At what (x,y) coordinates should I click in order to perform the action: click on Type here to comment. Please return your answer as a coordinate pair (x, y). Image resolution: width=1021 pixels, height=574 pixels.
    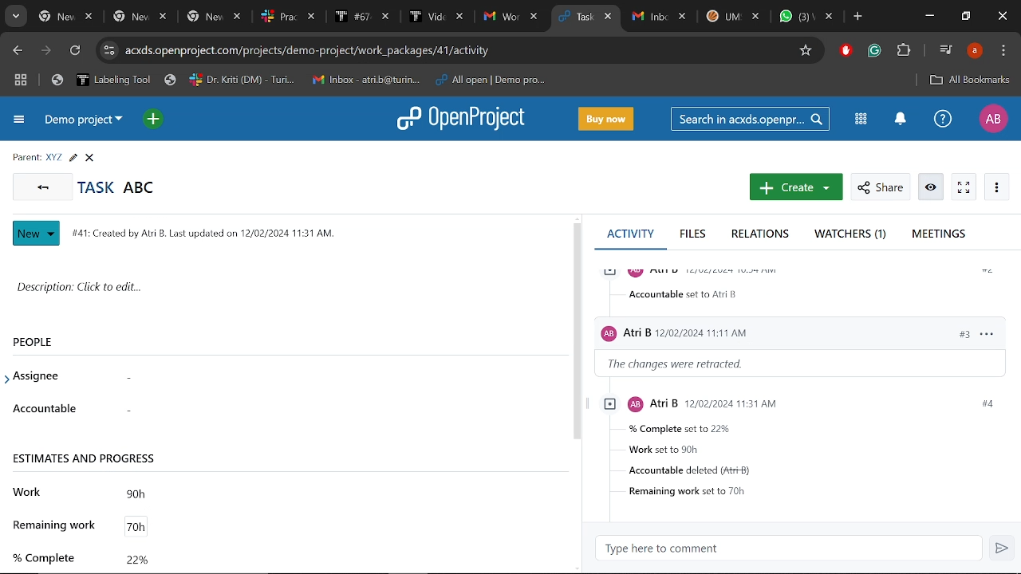
    Looking at the image, I should click on (794, 548).